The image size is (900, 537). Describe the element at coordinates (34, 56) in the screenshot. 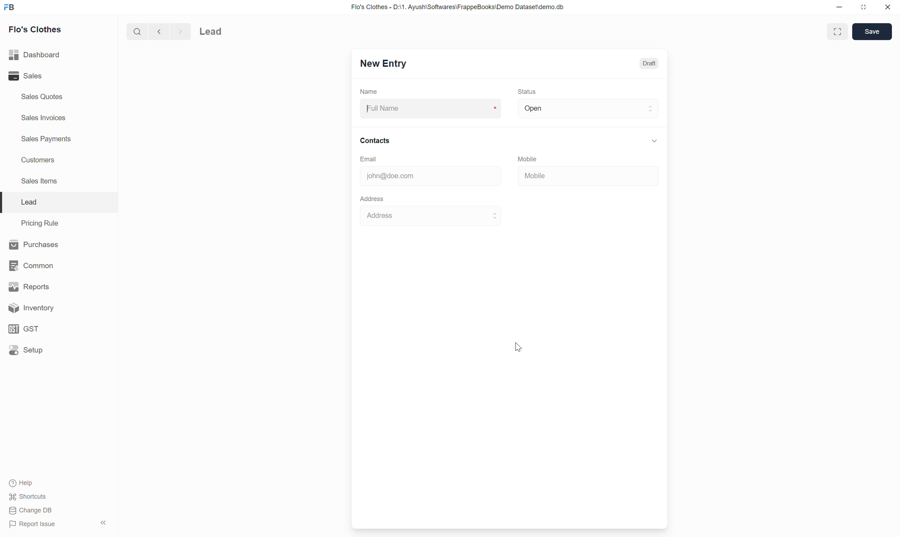

I see `Dashboard` at that location.